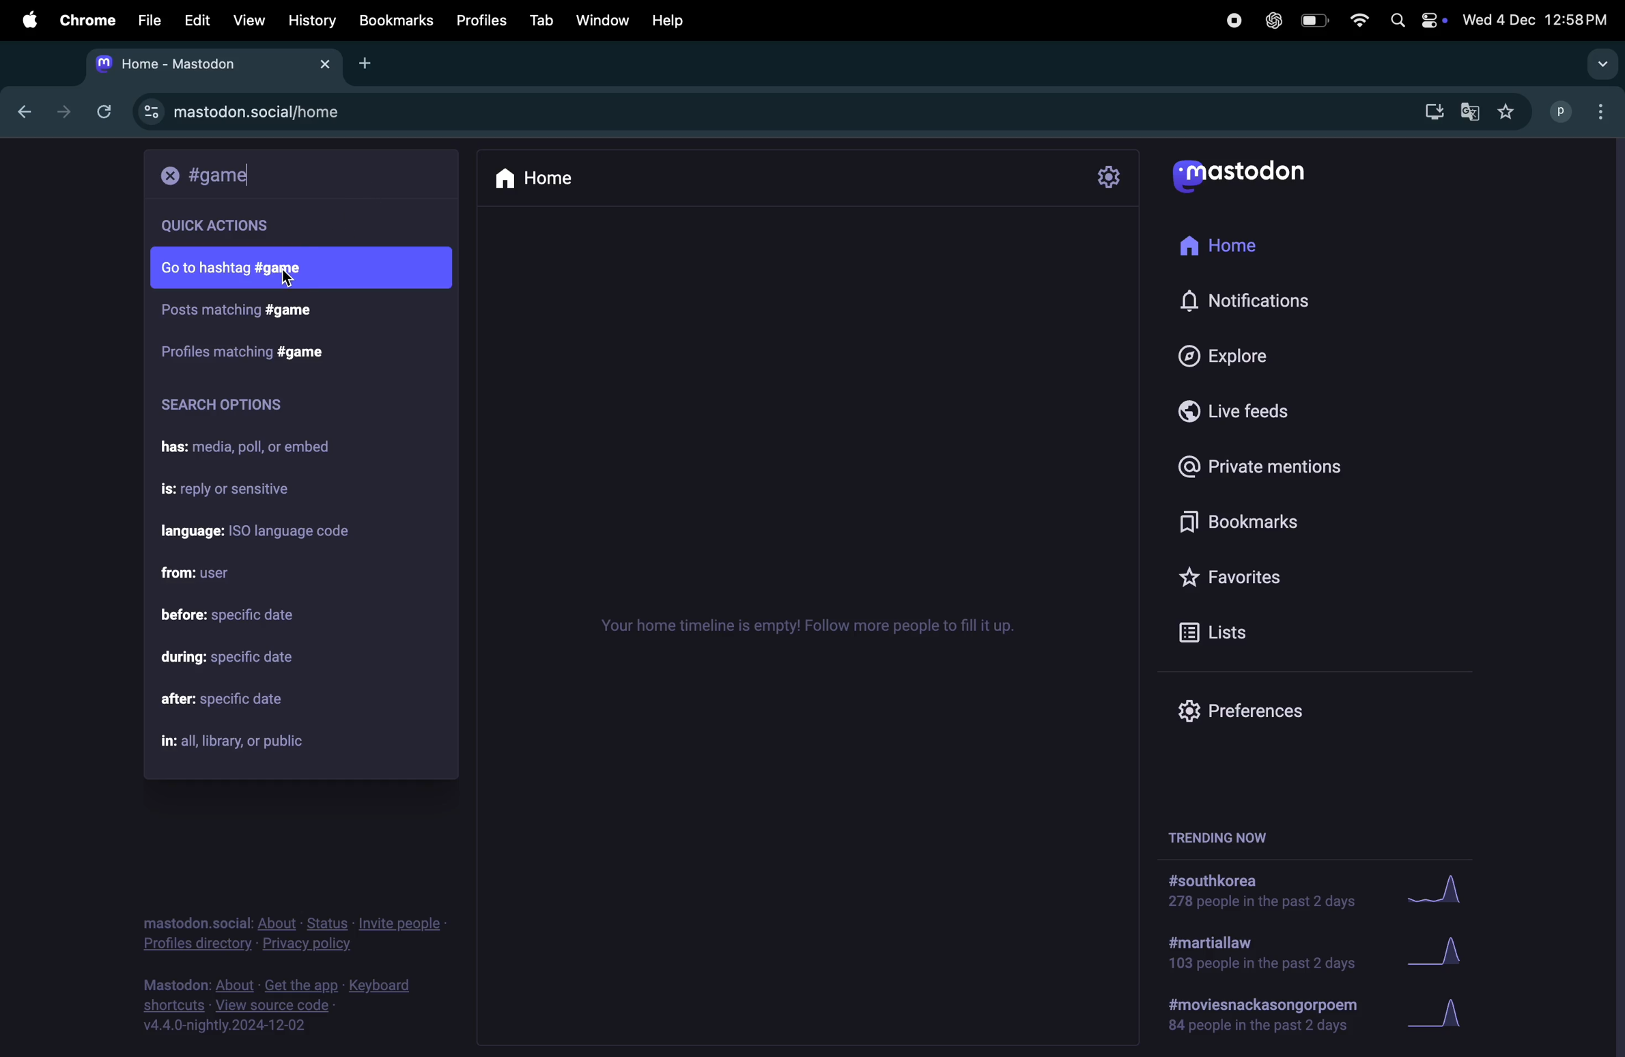 Image resolution: width=1625 pixels, height=1057 pixels. Describe the element at coordinates (1265, 1019) in the screenshot. I see `trending now` at that location.